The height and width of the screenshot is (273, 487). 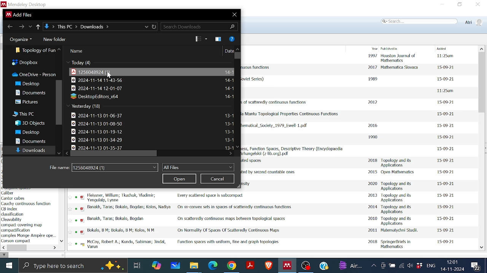 I want to click on Go to next folder, so click(x=21, y=26).